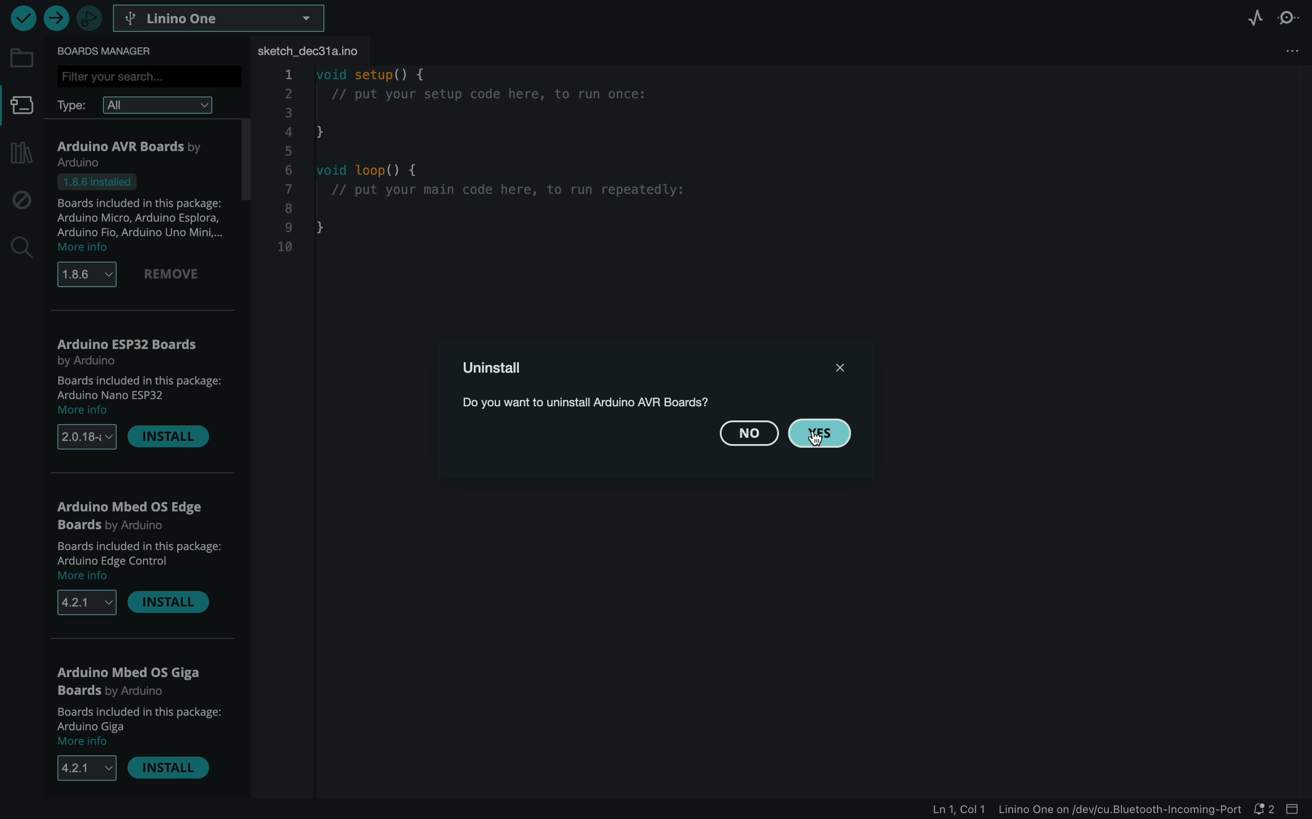 The width and height of the screenshot is (1312, 819). Describe the element at coordinates (83, 604) in the screenshot. I see `versions` at that location.